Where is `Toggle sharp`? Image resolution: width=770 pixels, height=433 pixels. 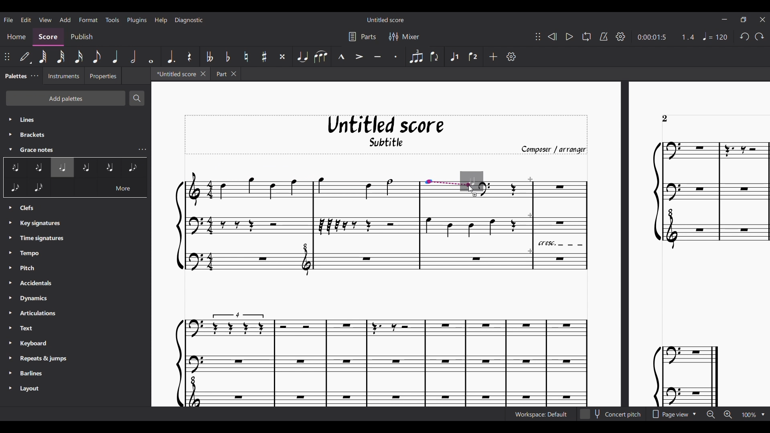 Toggle sharp is located at coordinates (264, 57).